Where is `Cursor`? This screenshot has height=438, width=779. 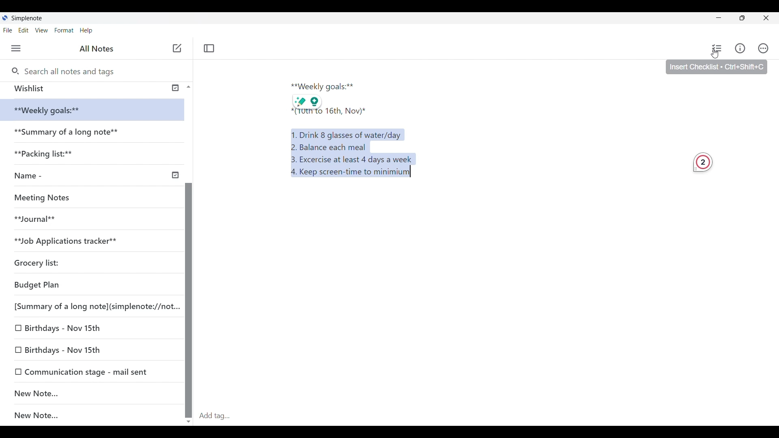 Cursor is located at coordinates (716, 55).